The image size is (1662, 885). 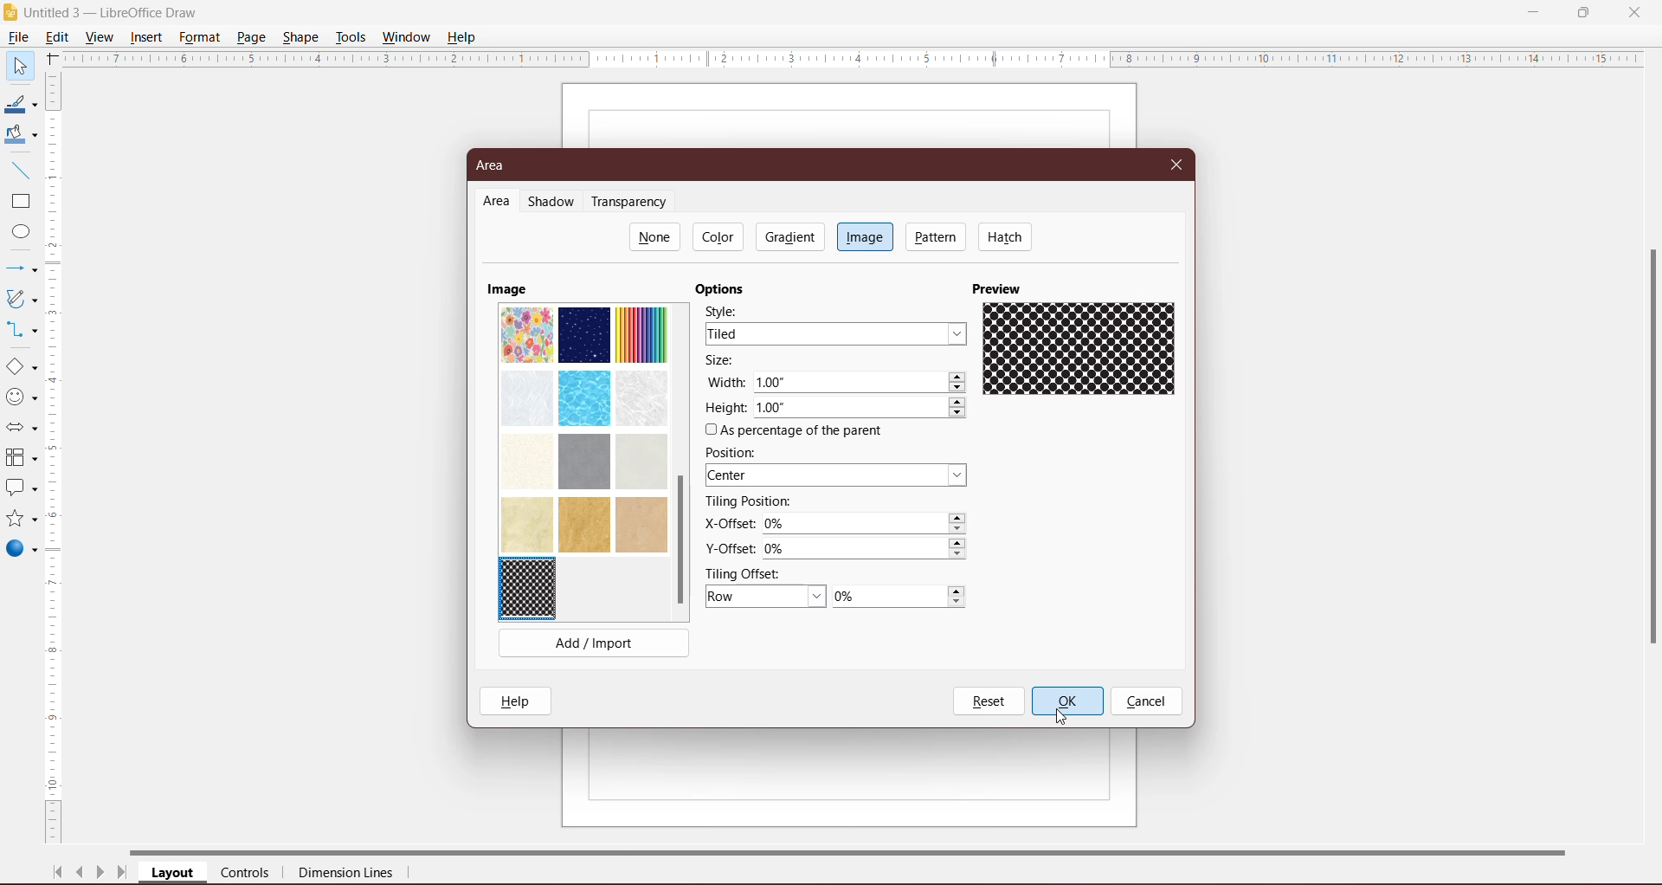 What do you see at coordinates (1006, 236) in the screenshot?
I see `Hatch` at bounding box center [1006, 236].